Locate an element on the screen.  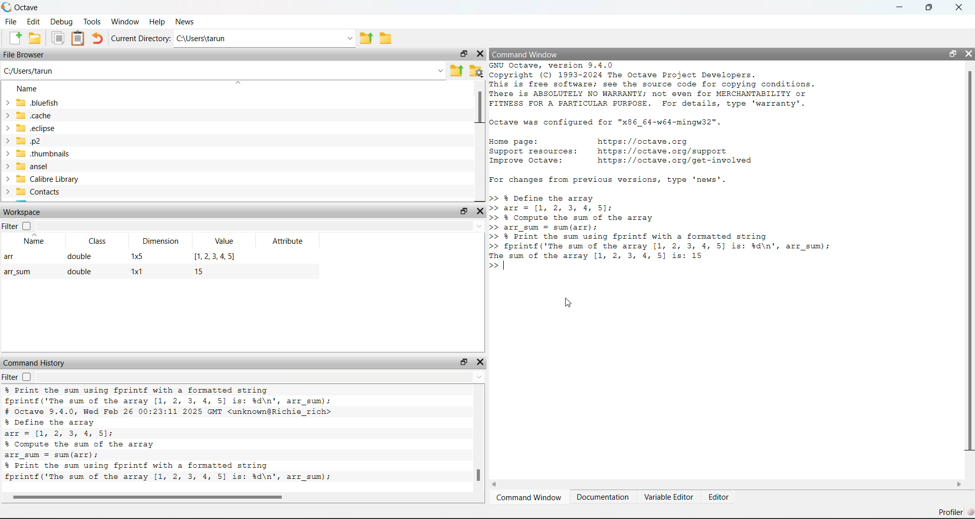
15 is located at coordinates (206, 271).